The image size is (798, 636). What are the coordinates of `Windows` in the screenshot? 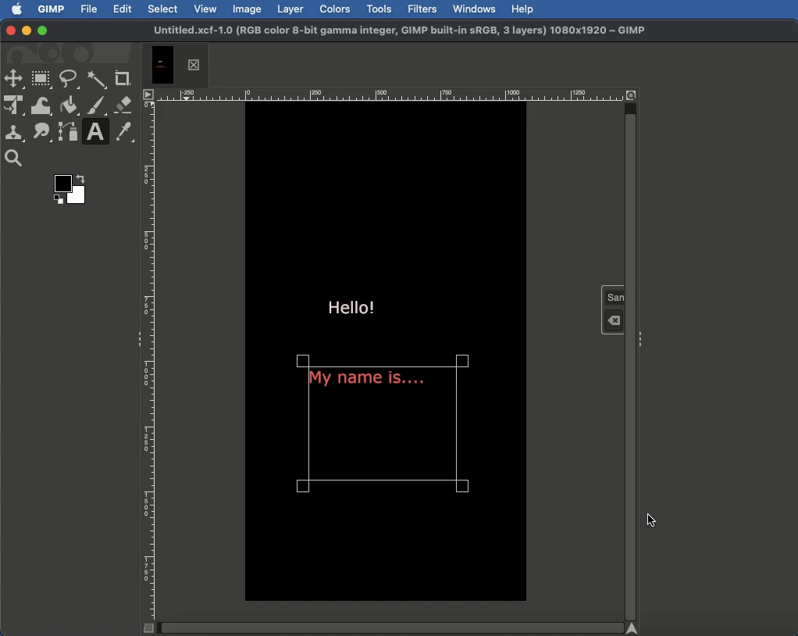 It's located at (475, 9).